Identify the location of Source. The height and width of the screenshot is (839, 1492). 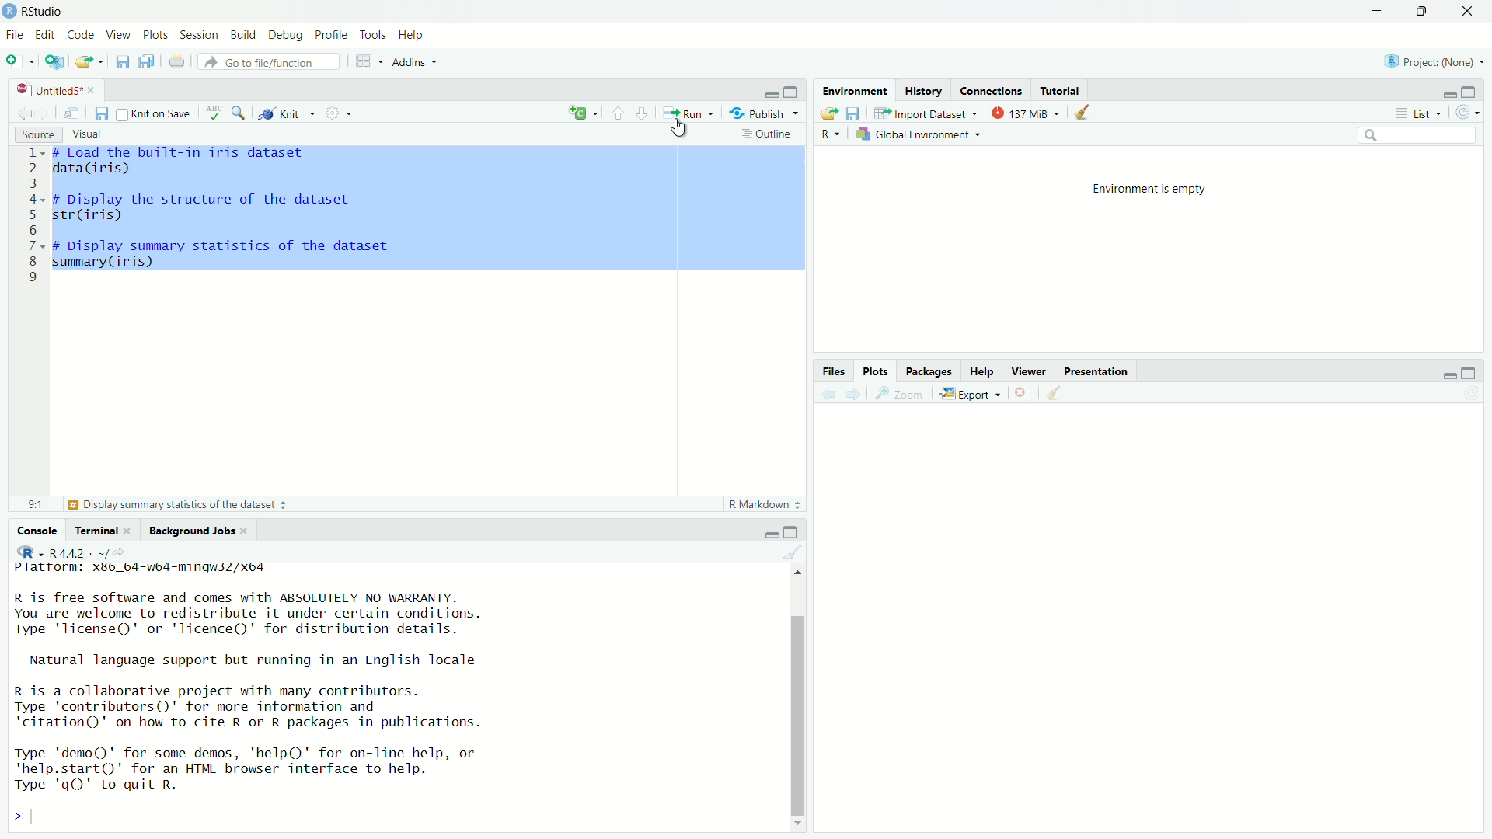
(39, 134).